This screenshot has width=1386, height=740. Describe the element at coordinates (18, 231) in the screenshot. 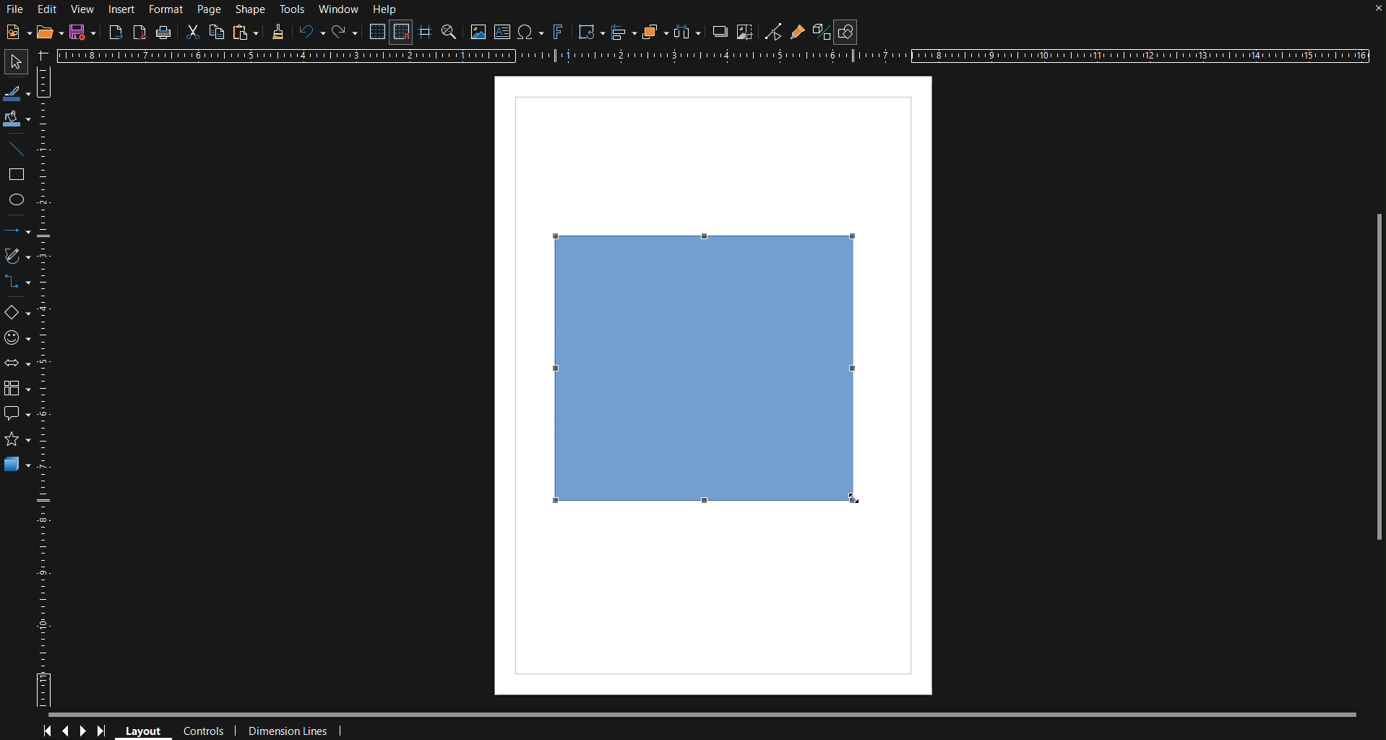

I see `Lines and Arrows` at that location.